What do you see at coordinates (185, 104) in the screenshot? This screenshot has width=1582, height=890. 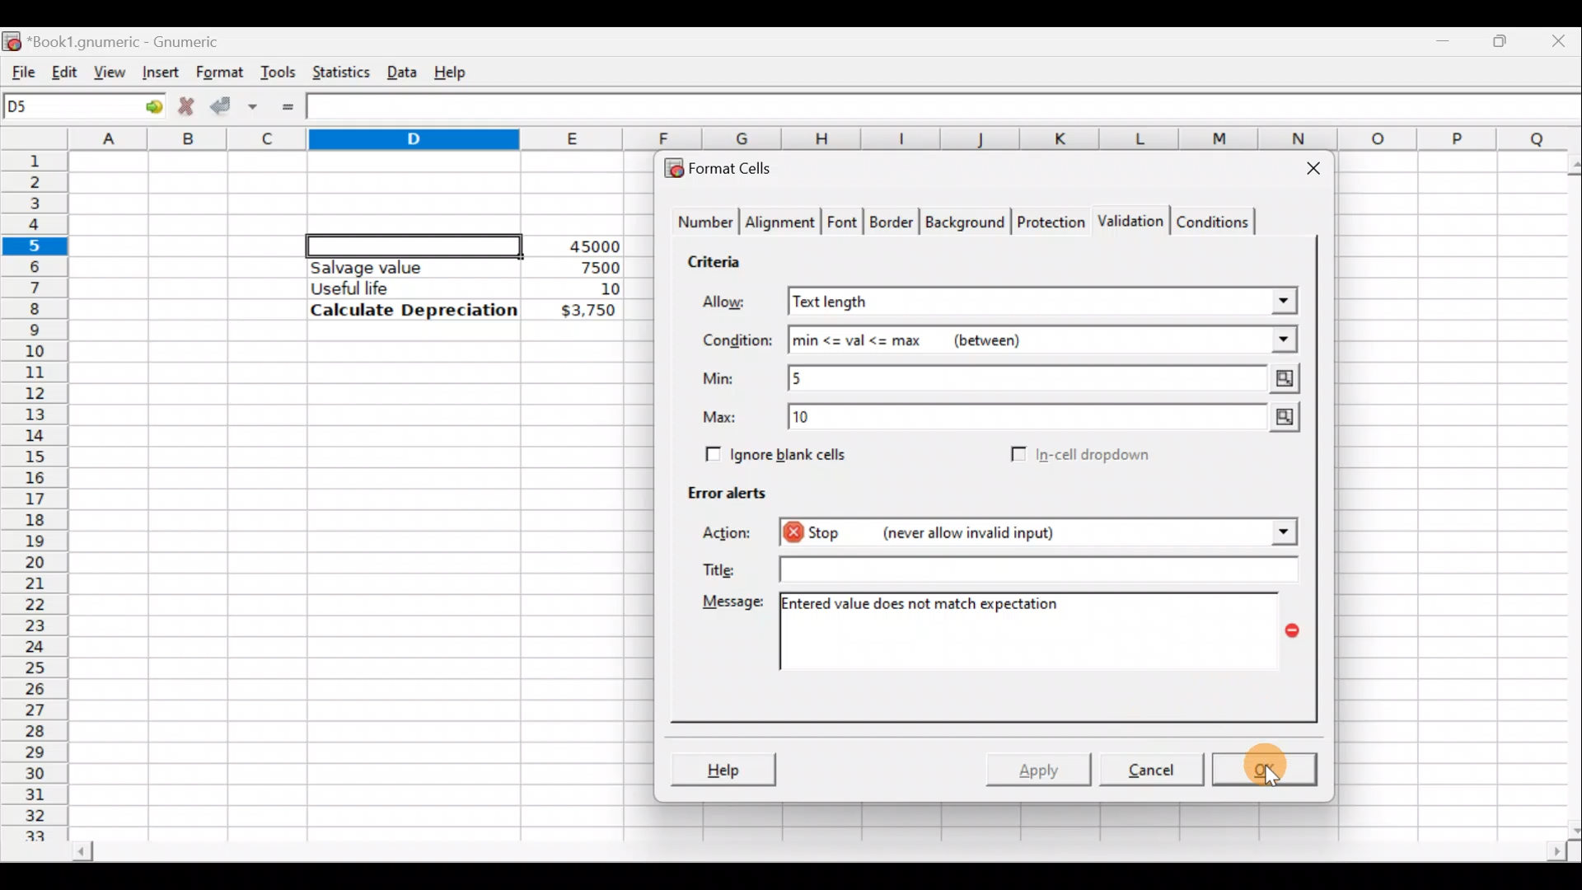 I see `Cancel change` at bounding box center [185, 104].